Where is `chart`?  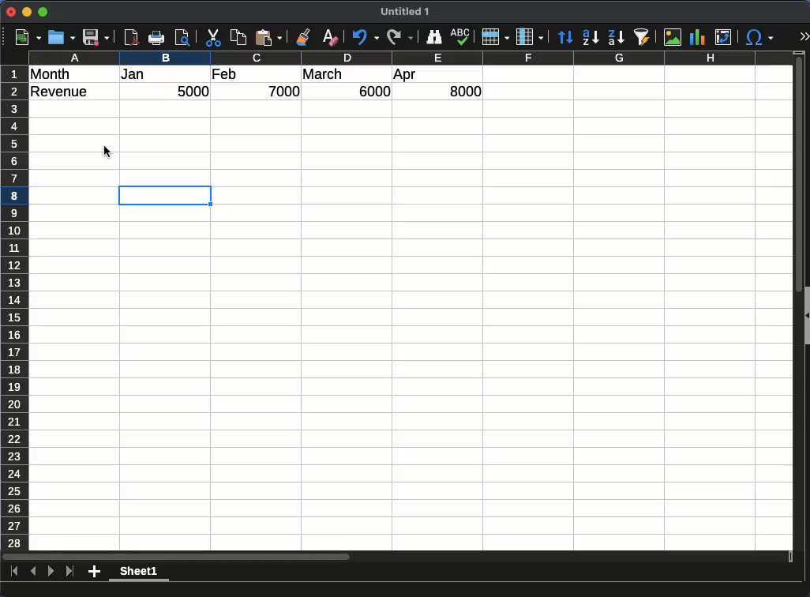
chart is located at coordinates (697, 37).